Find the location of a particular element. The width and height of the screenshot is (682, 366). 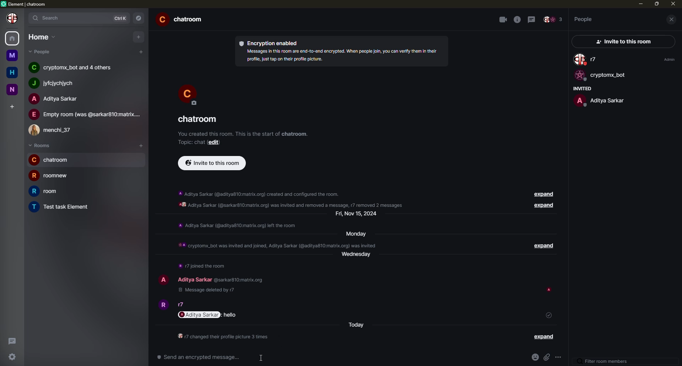

m is located at coordinates (12, 55).